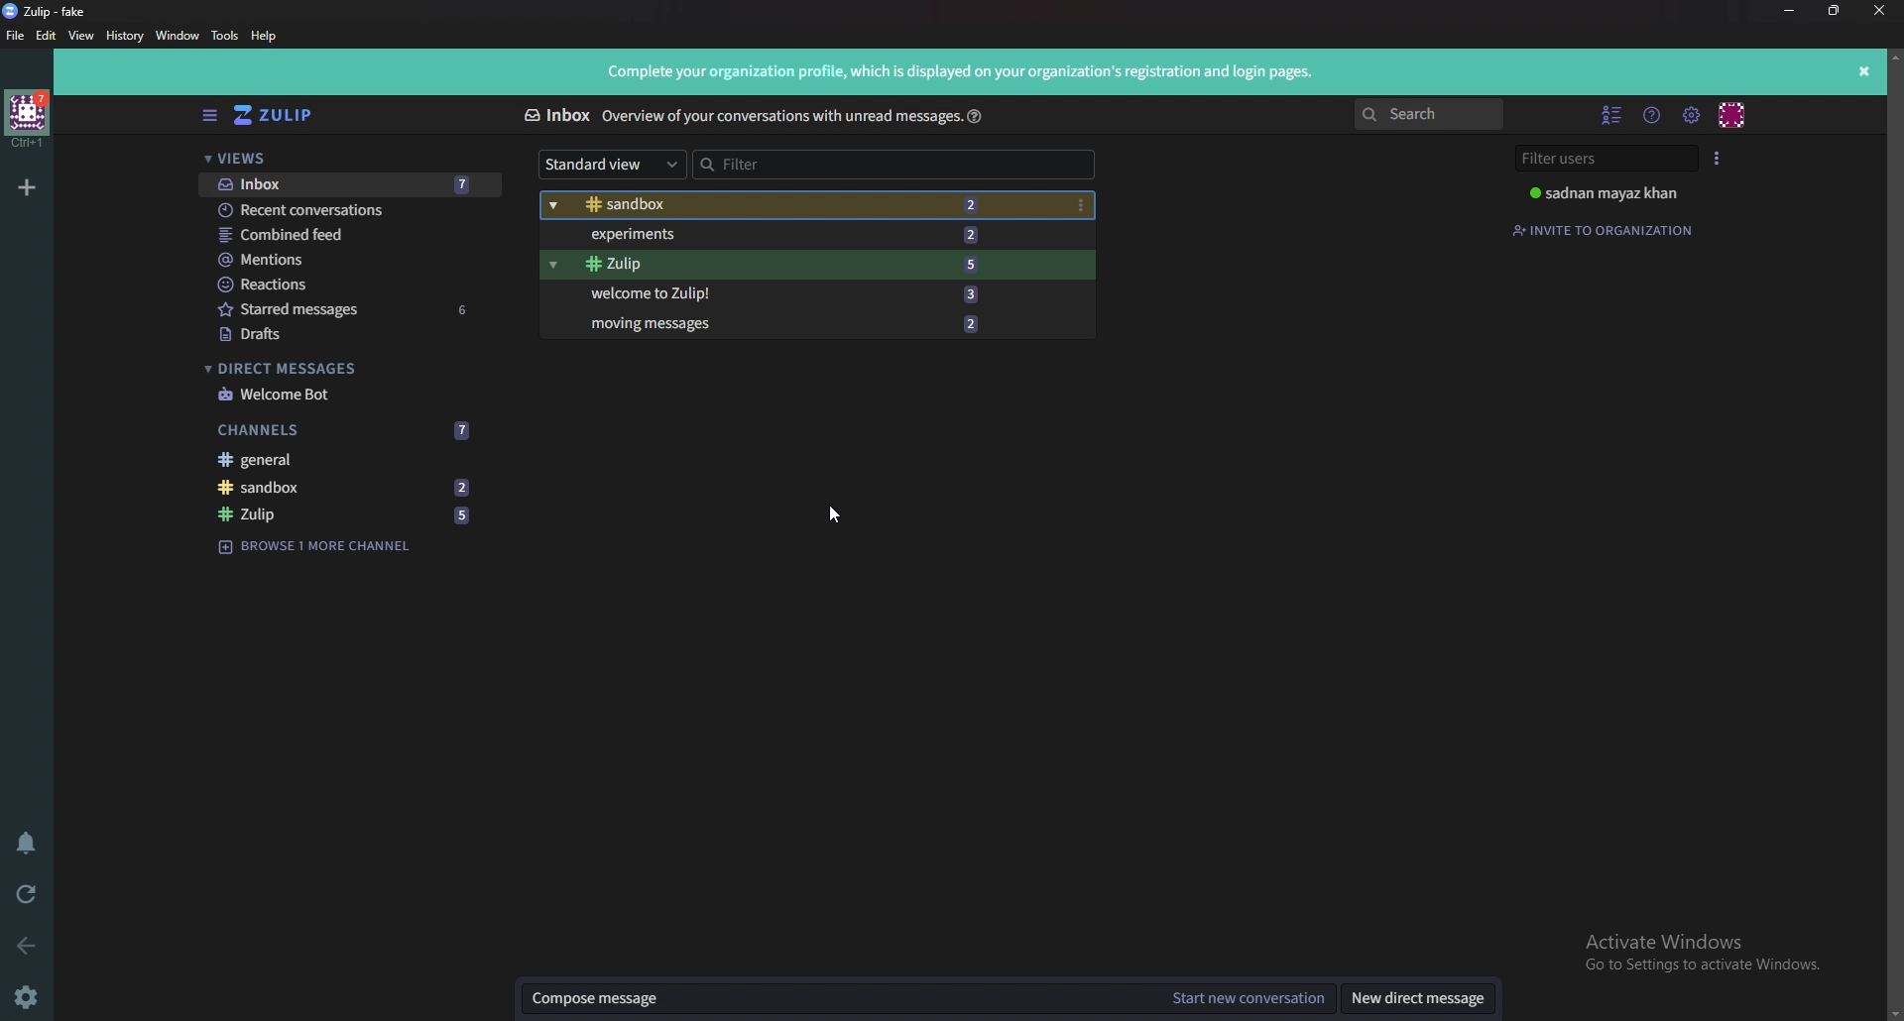 The image size is (1904, 1021). What do you see at coordinates (351, 459) in the screenshot?
I see `General` at bounding box center [351, 459].